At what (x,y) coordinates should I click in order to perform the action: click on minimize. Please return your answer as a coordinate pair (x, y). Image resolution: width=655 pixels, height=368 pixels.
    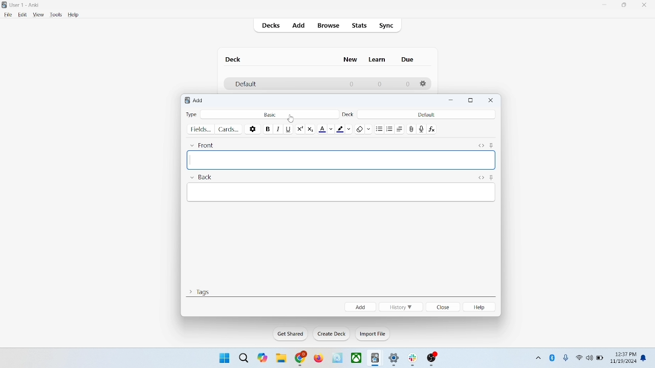
    Looking at the image, I should click on (452, 101).